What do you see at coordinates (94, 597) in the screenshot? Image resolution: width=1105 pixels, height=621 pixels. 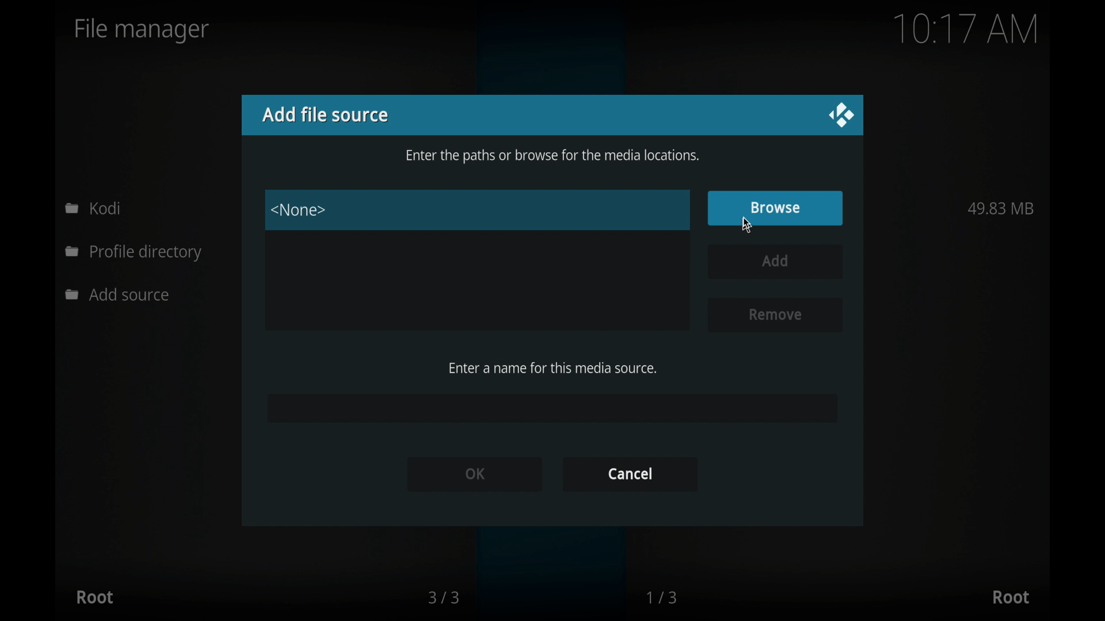 I see `root` at bounding box center [94, 597].